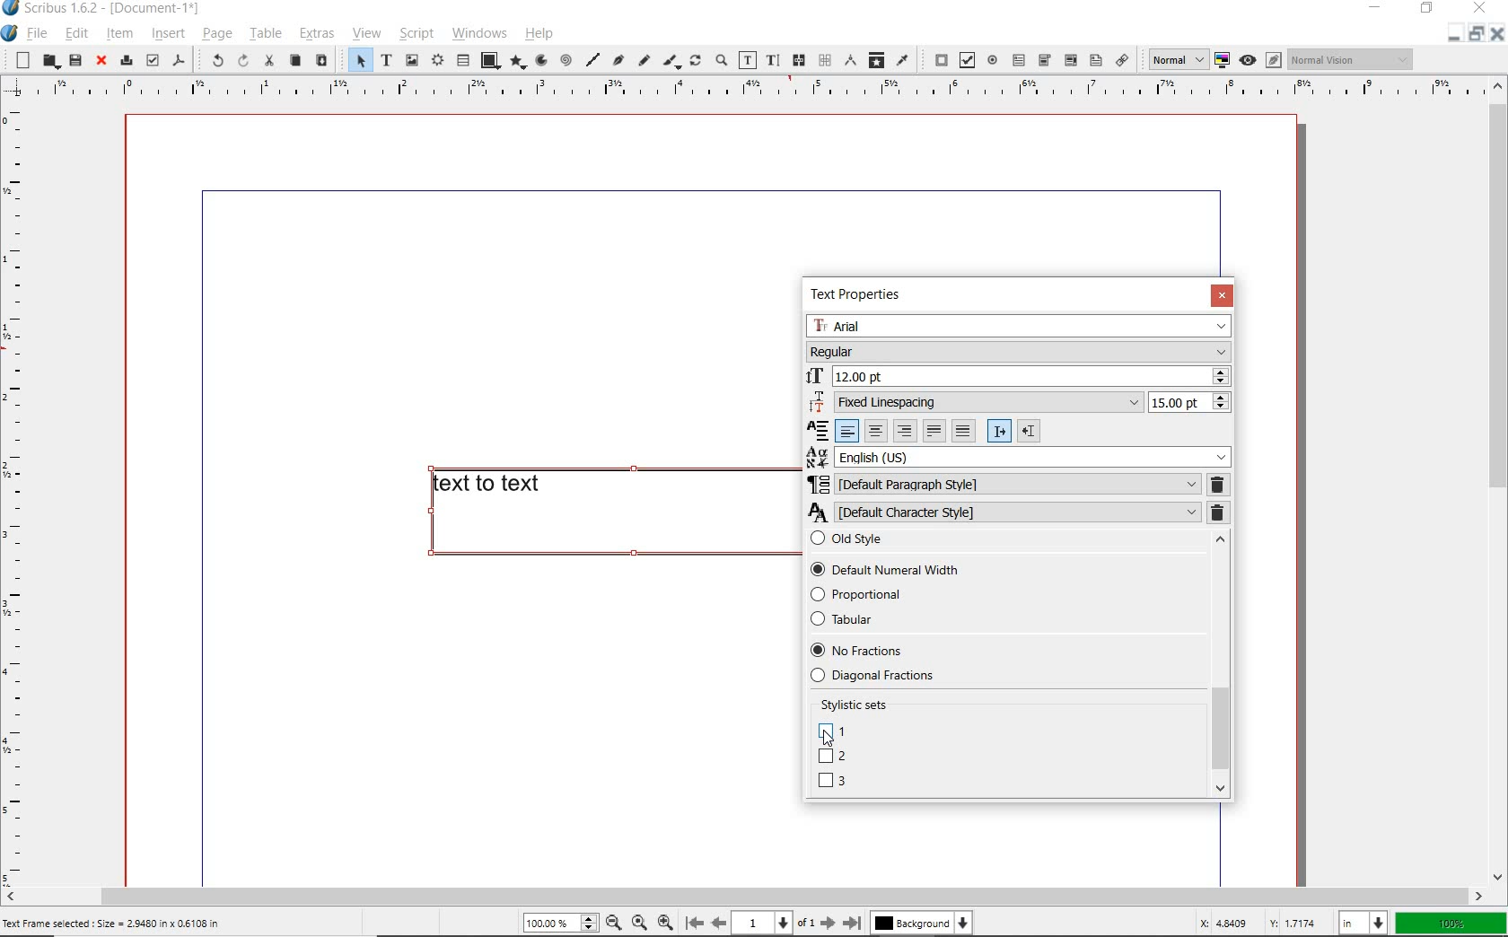  What do you see at coordinates (937, 60) in the screenshot?
I see `pdf push button` at bounding box center [937, 60].